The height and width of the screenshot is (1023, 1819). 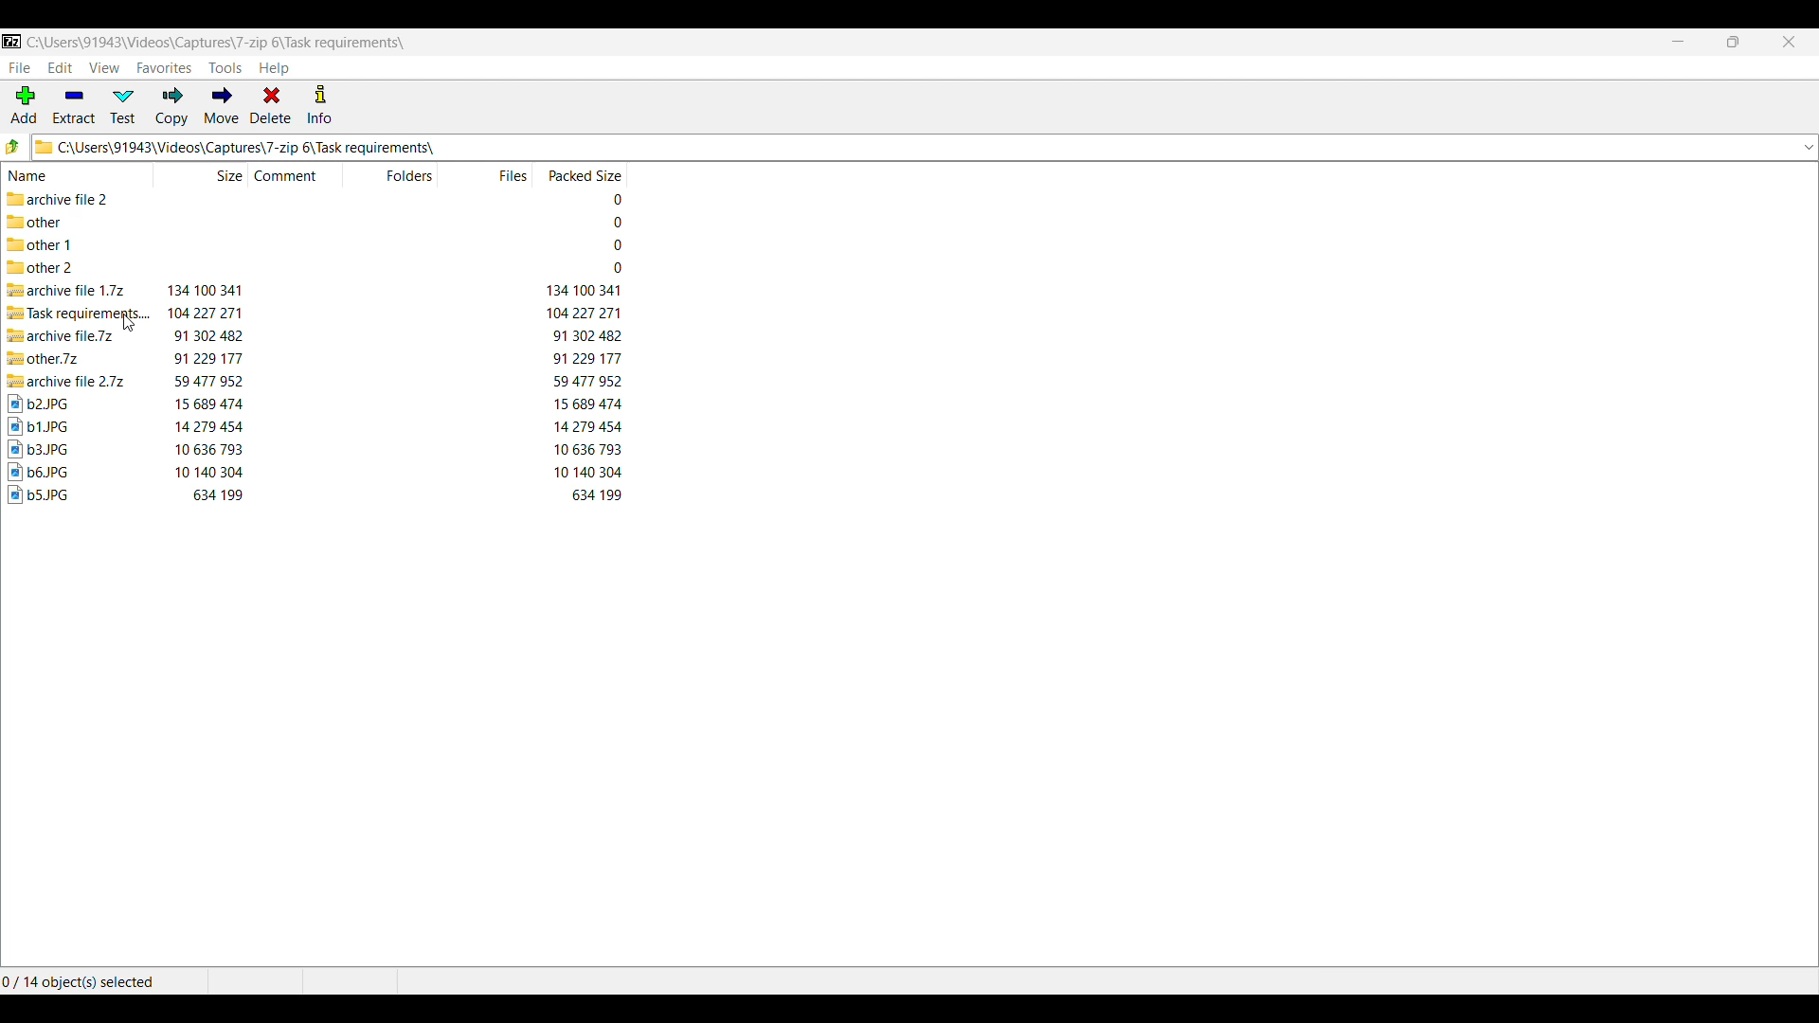 I want to click on size, so click(x=209, y=402).